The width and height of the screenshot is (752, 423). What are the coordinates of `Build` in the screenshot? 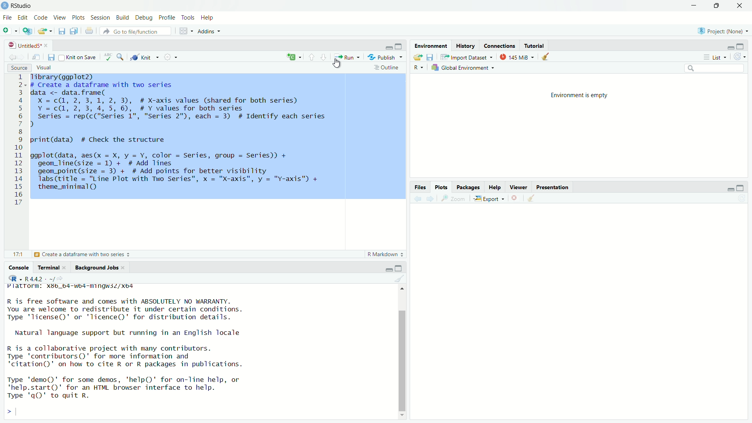 It's located at (123, 19).